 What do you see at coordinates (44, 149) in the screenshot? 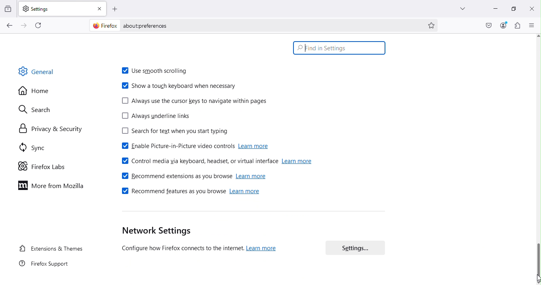
I see `Sync` at bounding box center [44, 149].